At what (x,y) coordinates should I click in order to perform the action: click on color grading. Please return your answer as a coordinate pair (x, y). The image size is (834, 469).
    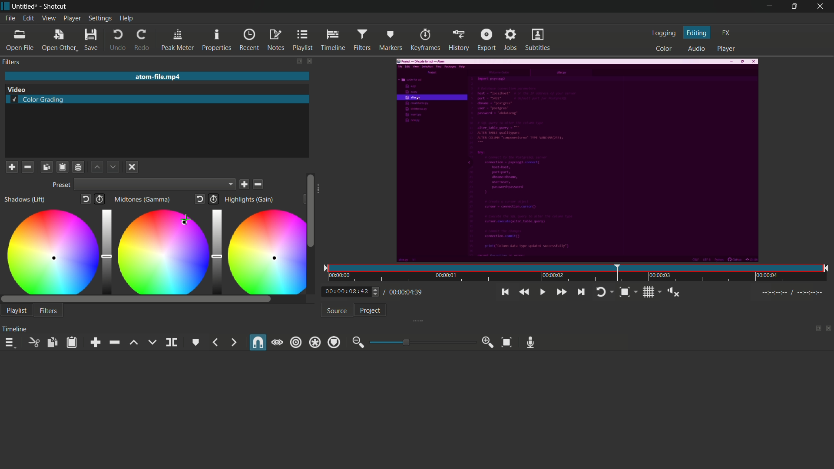
    Looking at the image, I should click on (38, 100).